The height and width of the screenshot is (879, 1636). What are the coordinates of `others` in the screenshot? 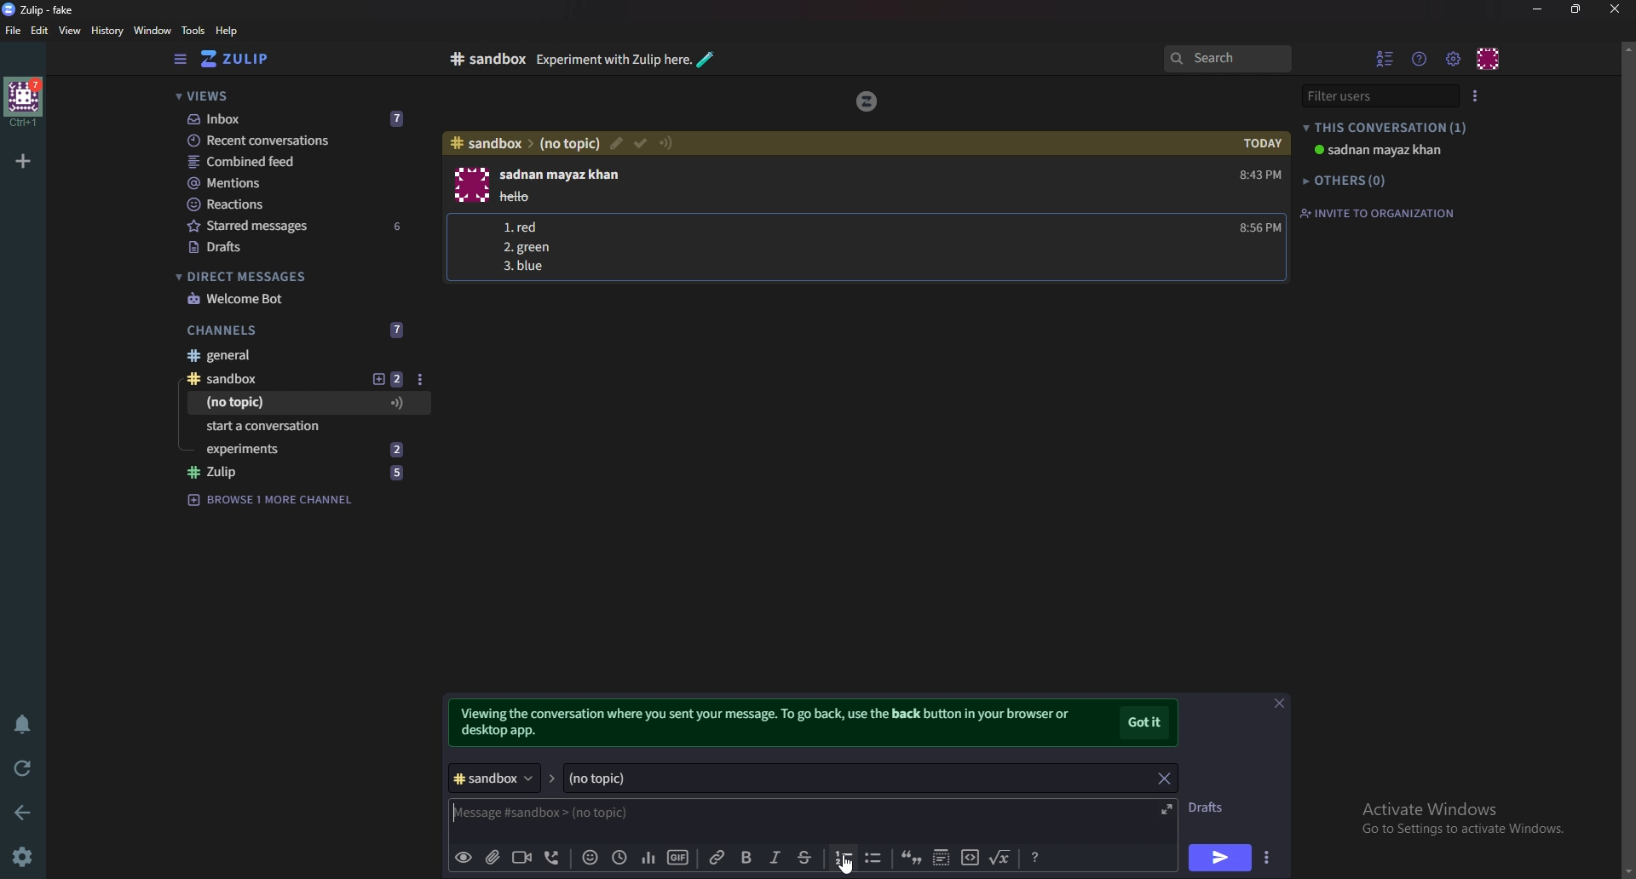 It's located at (1350, 180).